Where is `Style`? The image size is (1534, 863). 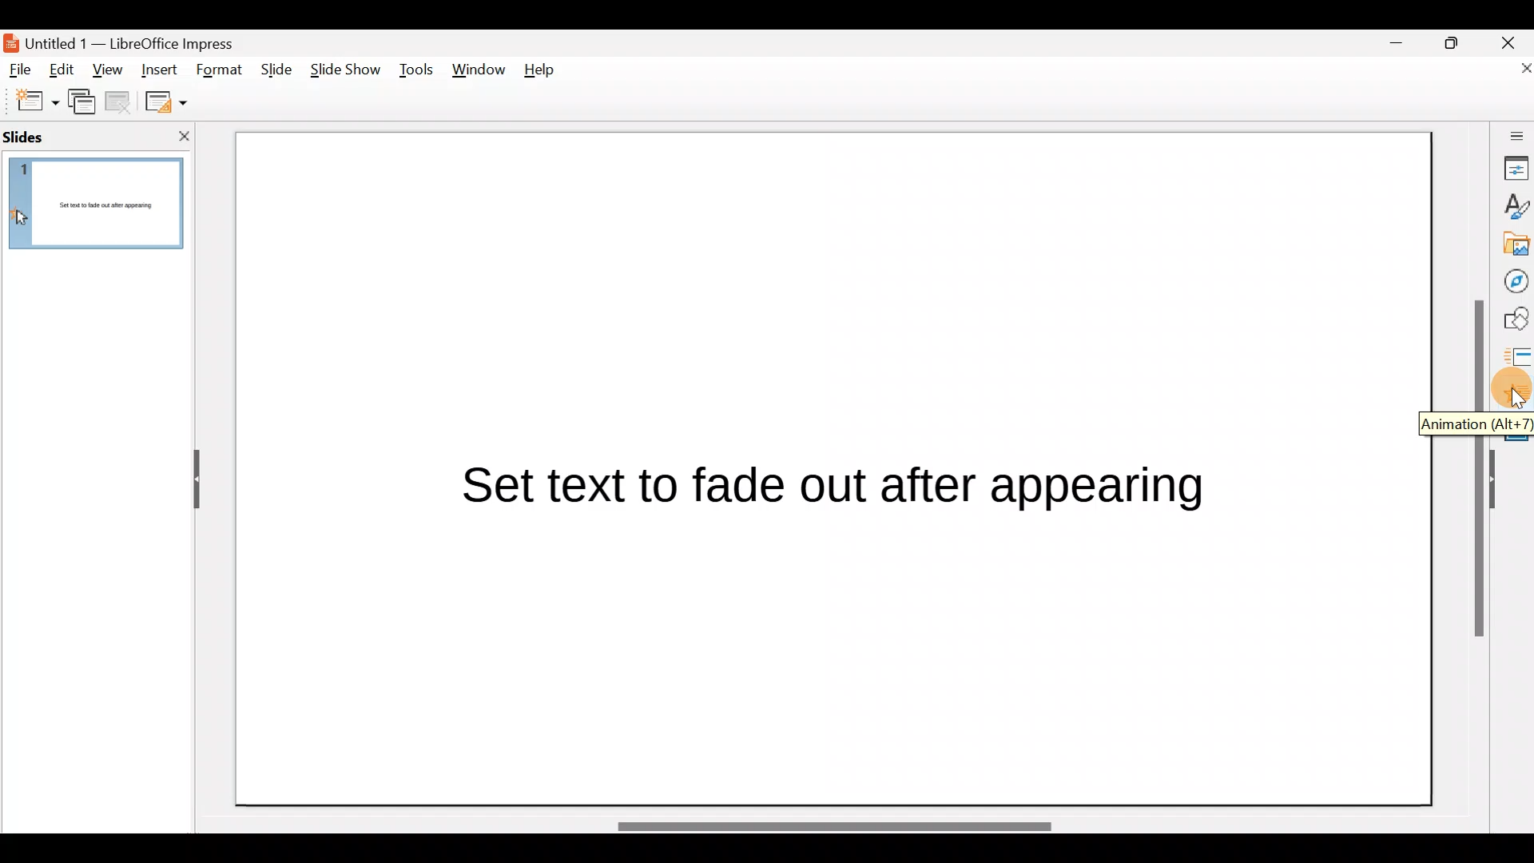
Style is located at coordinates (1515, 205).